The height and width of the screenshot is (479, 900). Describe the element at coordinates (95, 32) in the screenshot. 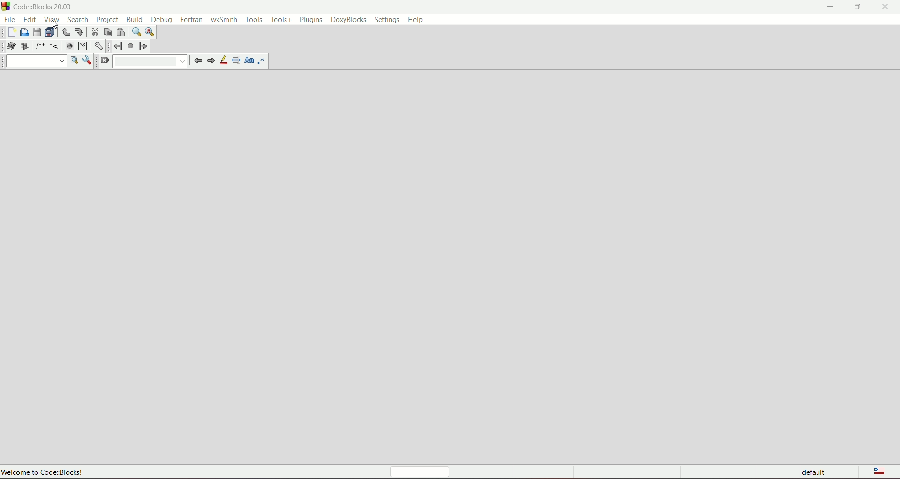

I see `cut` at that location.